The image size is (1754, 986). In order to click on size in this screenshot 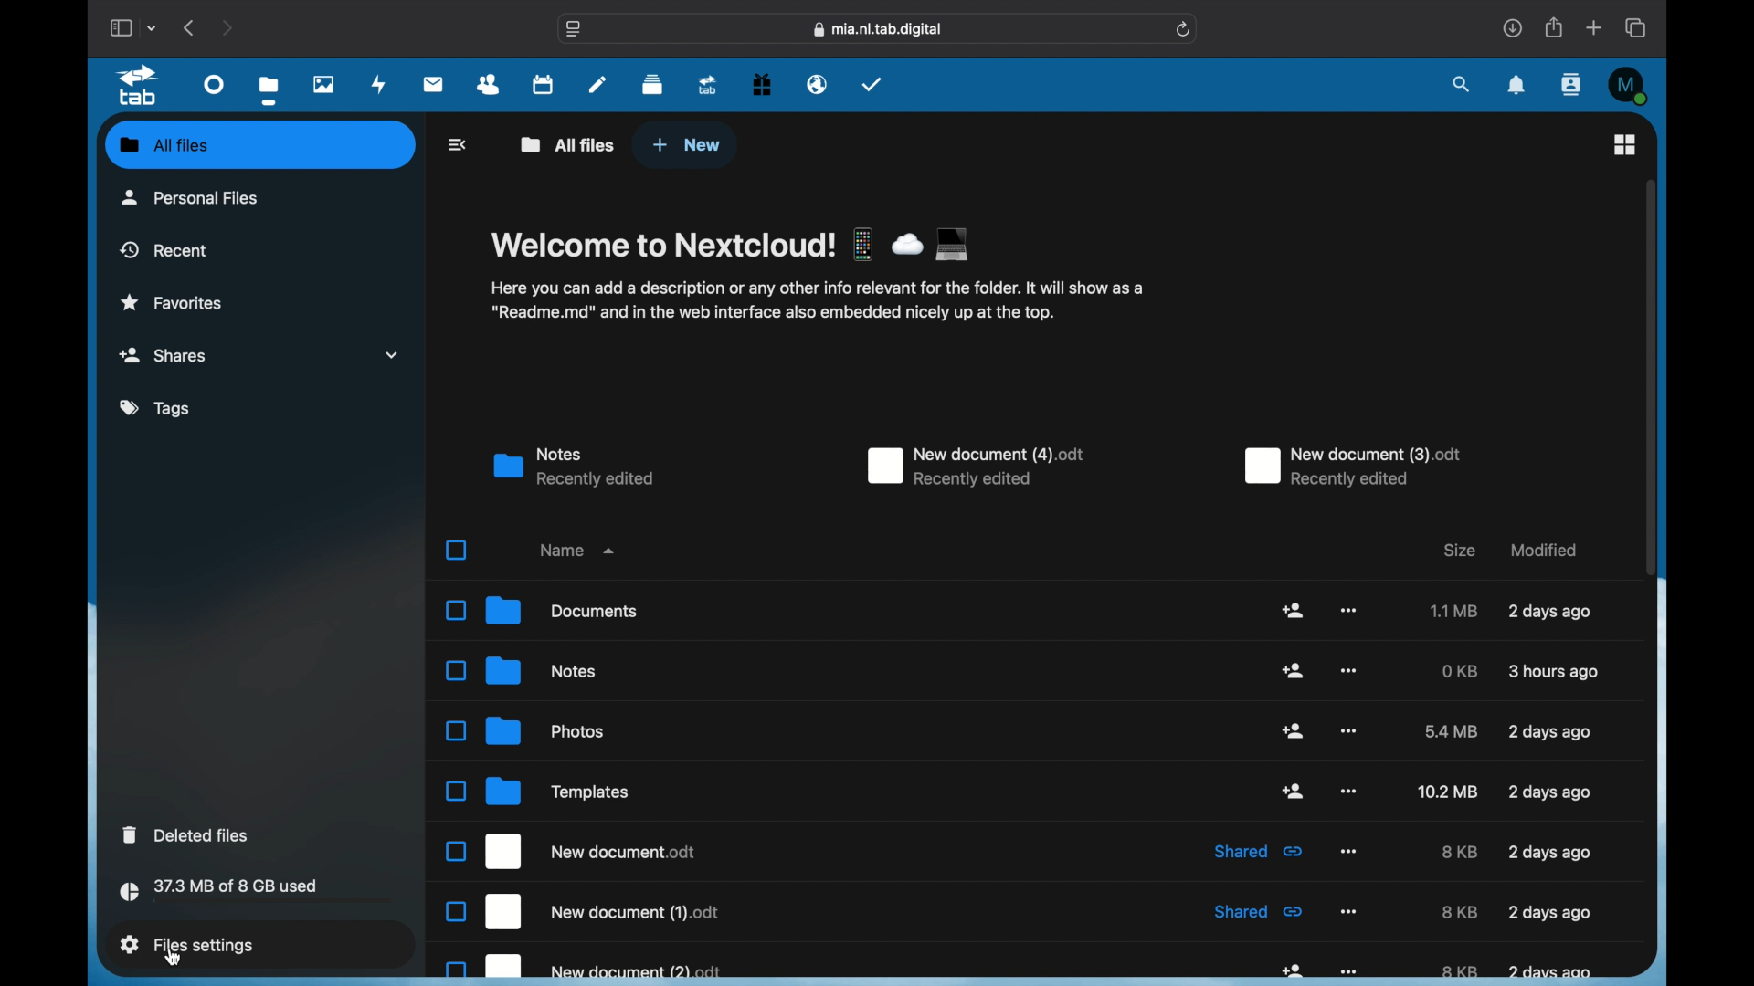, I will do `click(1458, 550)`.